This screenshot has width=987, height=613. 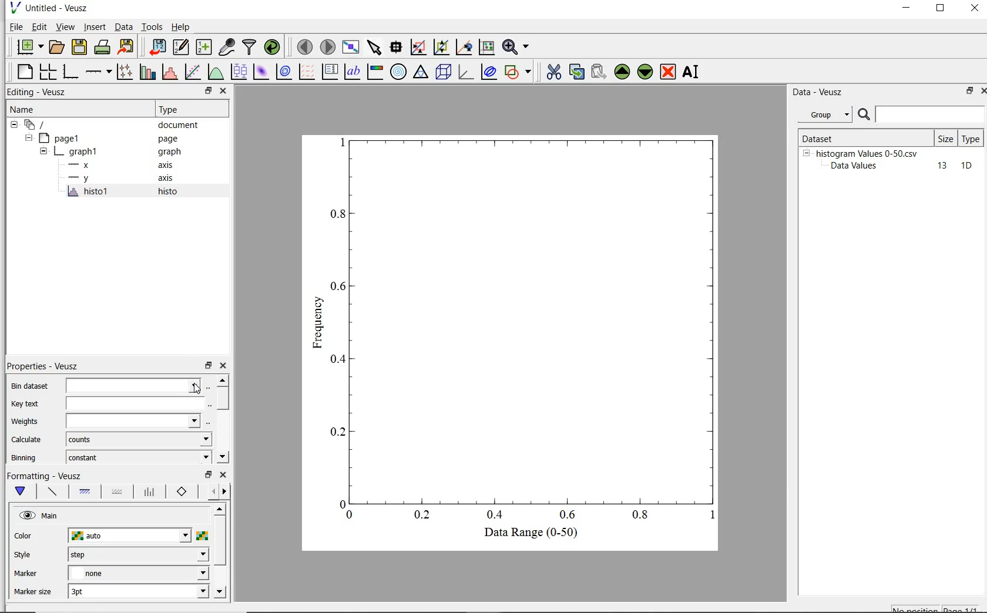 I want to click on input weights, so click(x=133, y=422).